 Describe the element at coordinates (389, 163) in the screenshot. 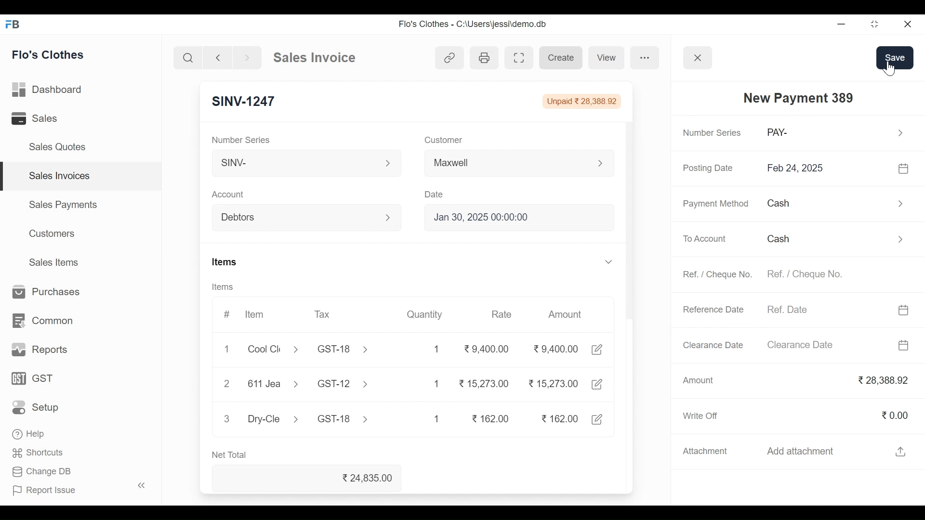

I see `Expand` at that location.